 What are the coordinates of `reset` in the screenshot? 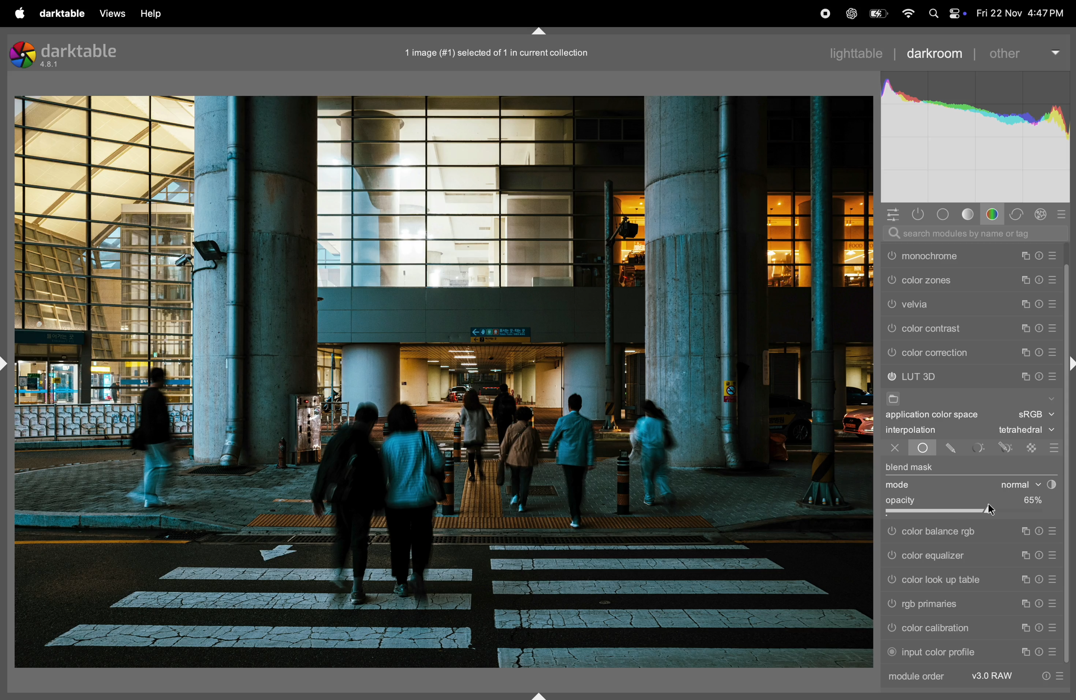 It's located at (1041, 532).